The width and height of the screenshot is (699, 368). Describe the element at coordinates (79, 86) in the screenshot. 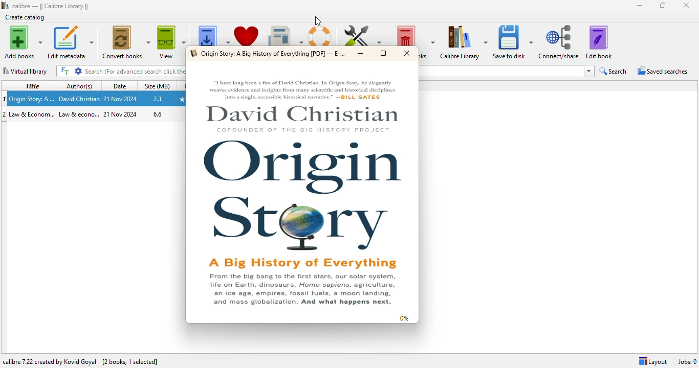

I see `author(s)` at that location.